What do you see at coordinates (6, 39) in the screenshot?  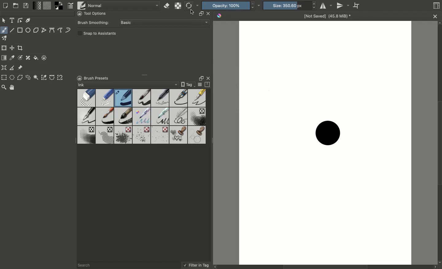 I see `Multibrush tool` at bounding box center [6, 39].